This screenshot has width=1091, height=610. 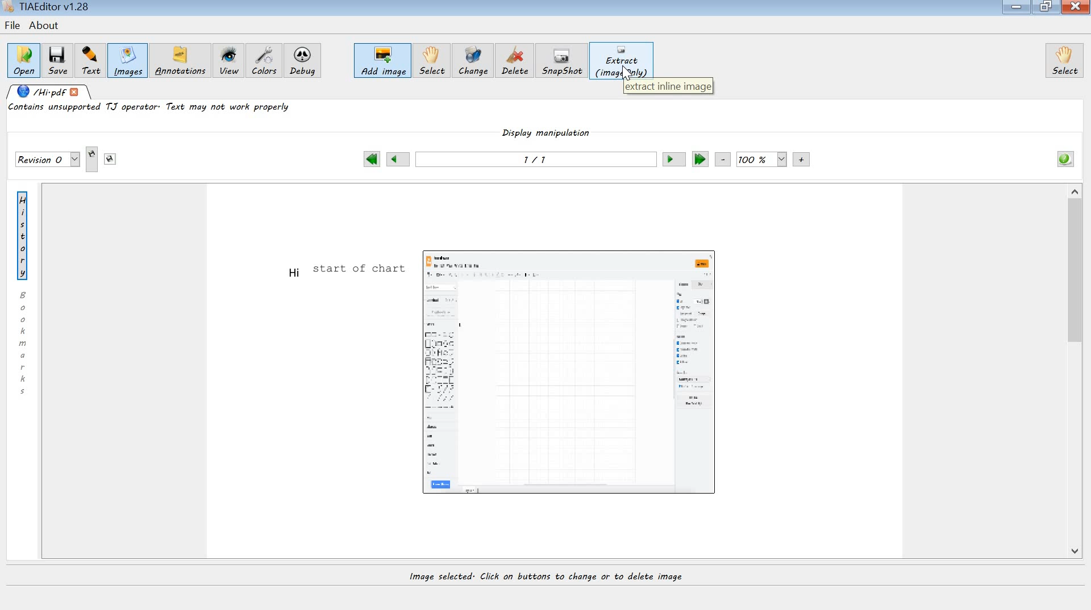 What do you see at coordinates (517, 62) in the screenshot?
I see `delete` at bounding box center [517, 62].